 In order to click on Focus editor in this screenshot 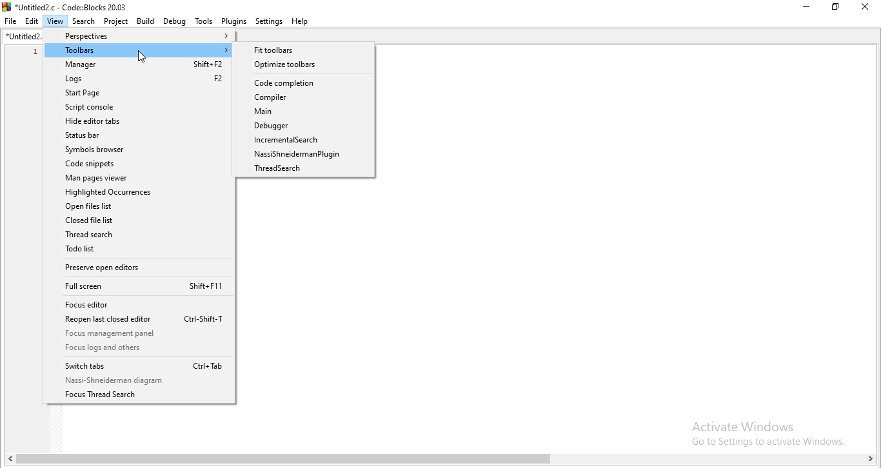, I will do `click(141, 306)`.